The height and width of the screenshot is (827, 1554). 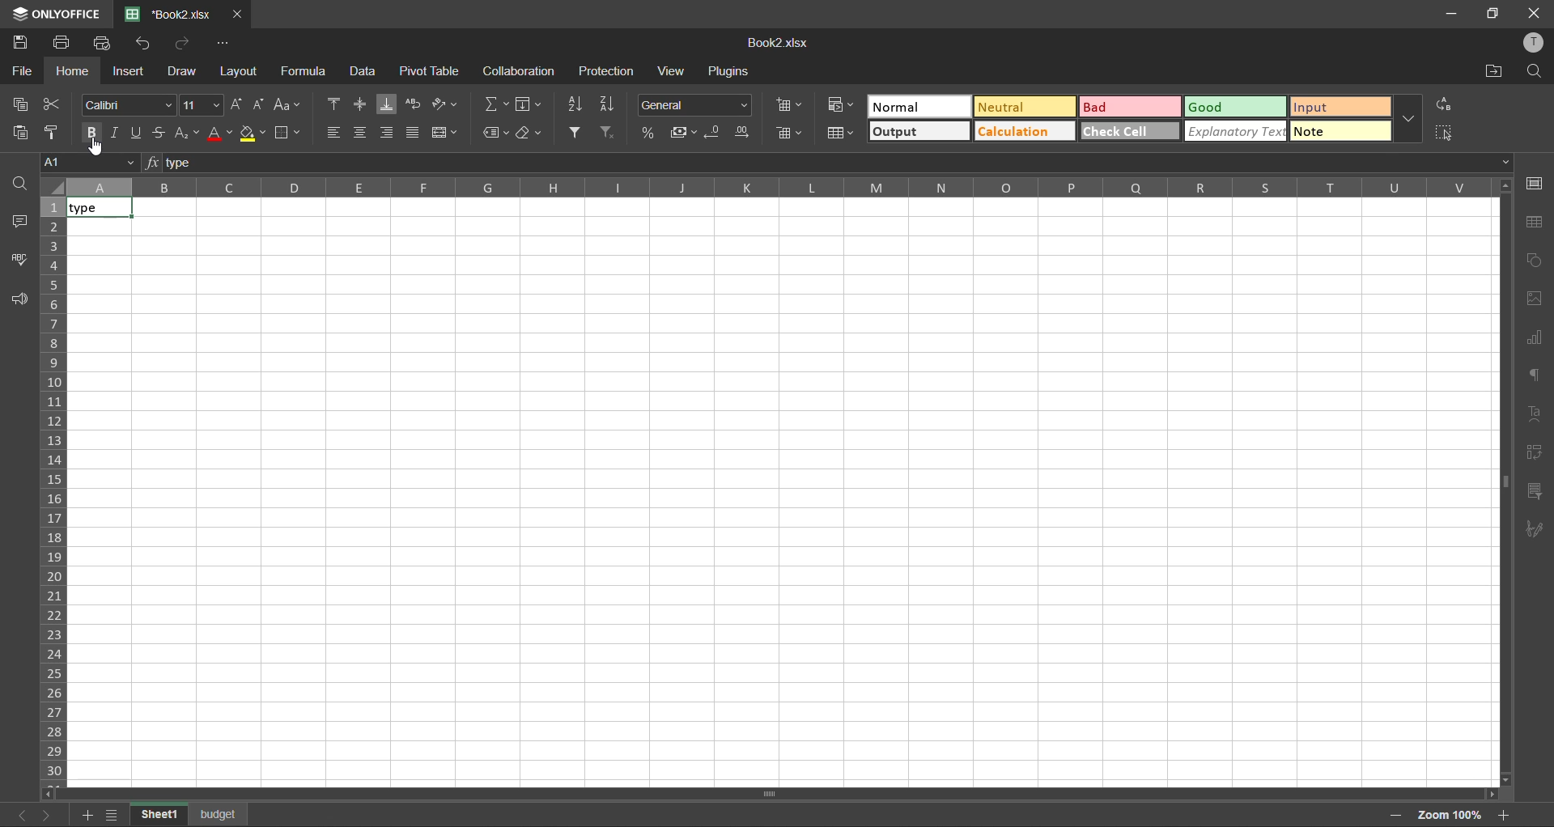 I want to click on calculation, so click(x=1023, y=132).